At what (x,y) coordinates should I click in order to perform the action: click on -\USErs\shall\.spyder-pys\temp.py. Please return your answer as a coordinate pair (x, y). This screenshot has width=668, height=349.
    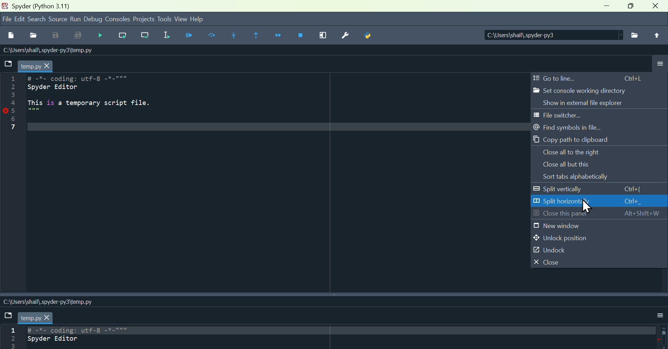
    Looking at the image, I should click on (50, 51).